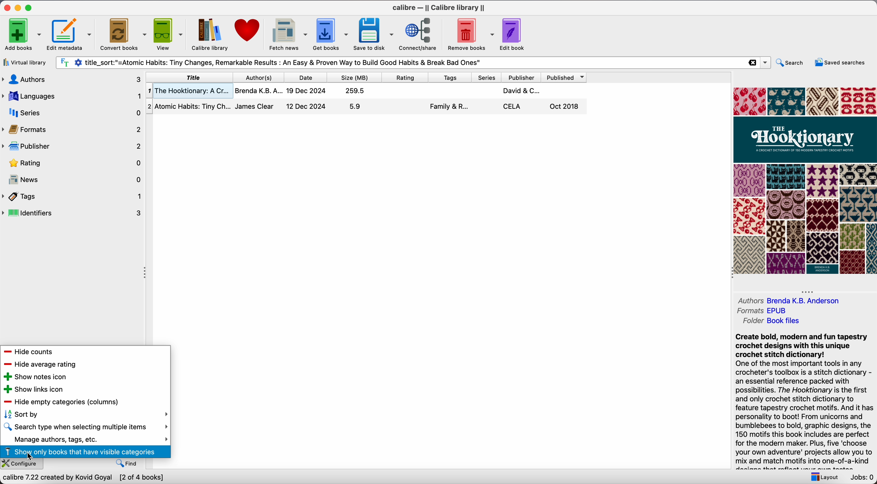 Image resolution: width=877 pixels, height=484 pixels. What do you see at coordinates (73, 212) in the screenshot?
I see `identifiers` at bounding box center [73, 212].